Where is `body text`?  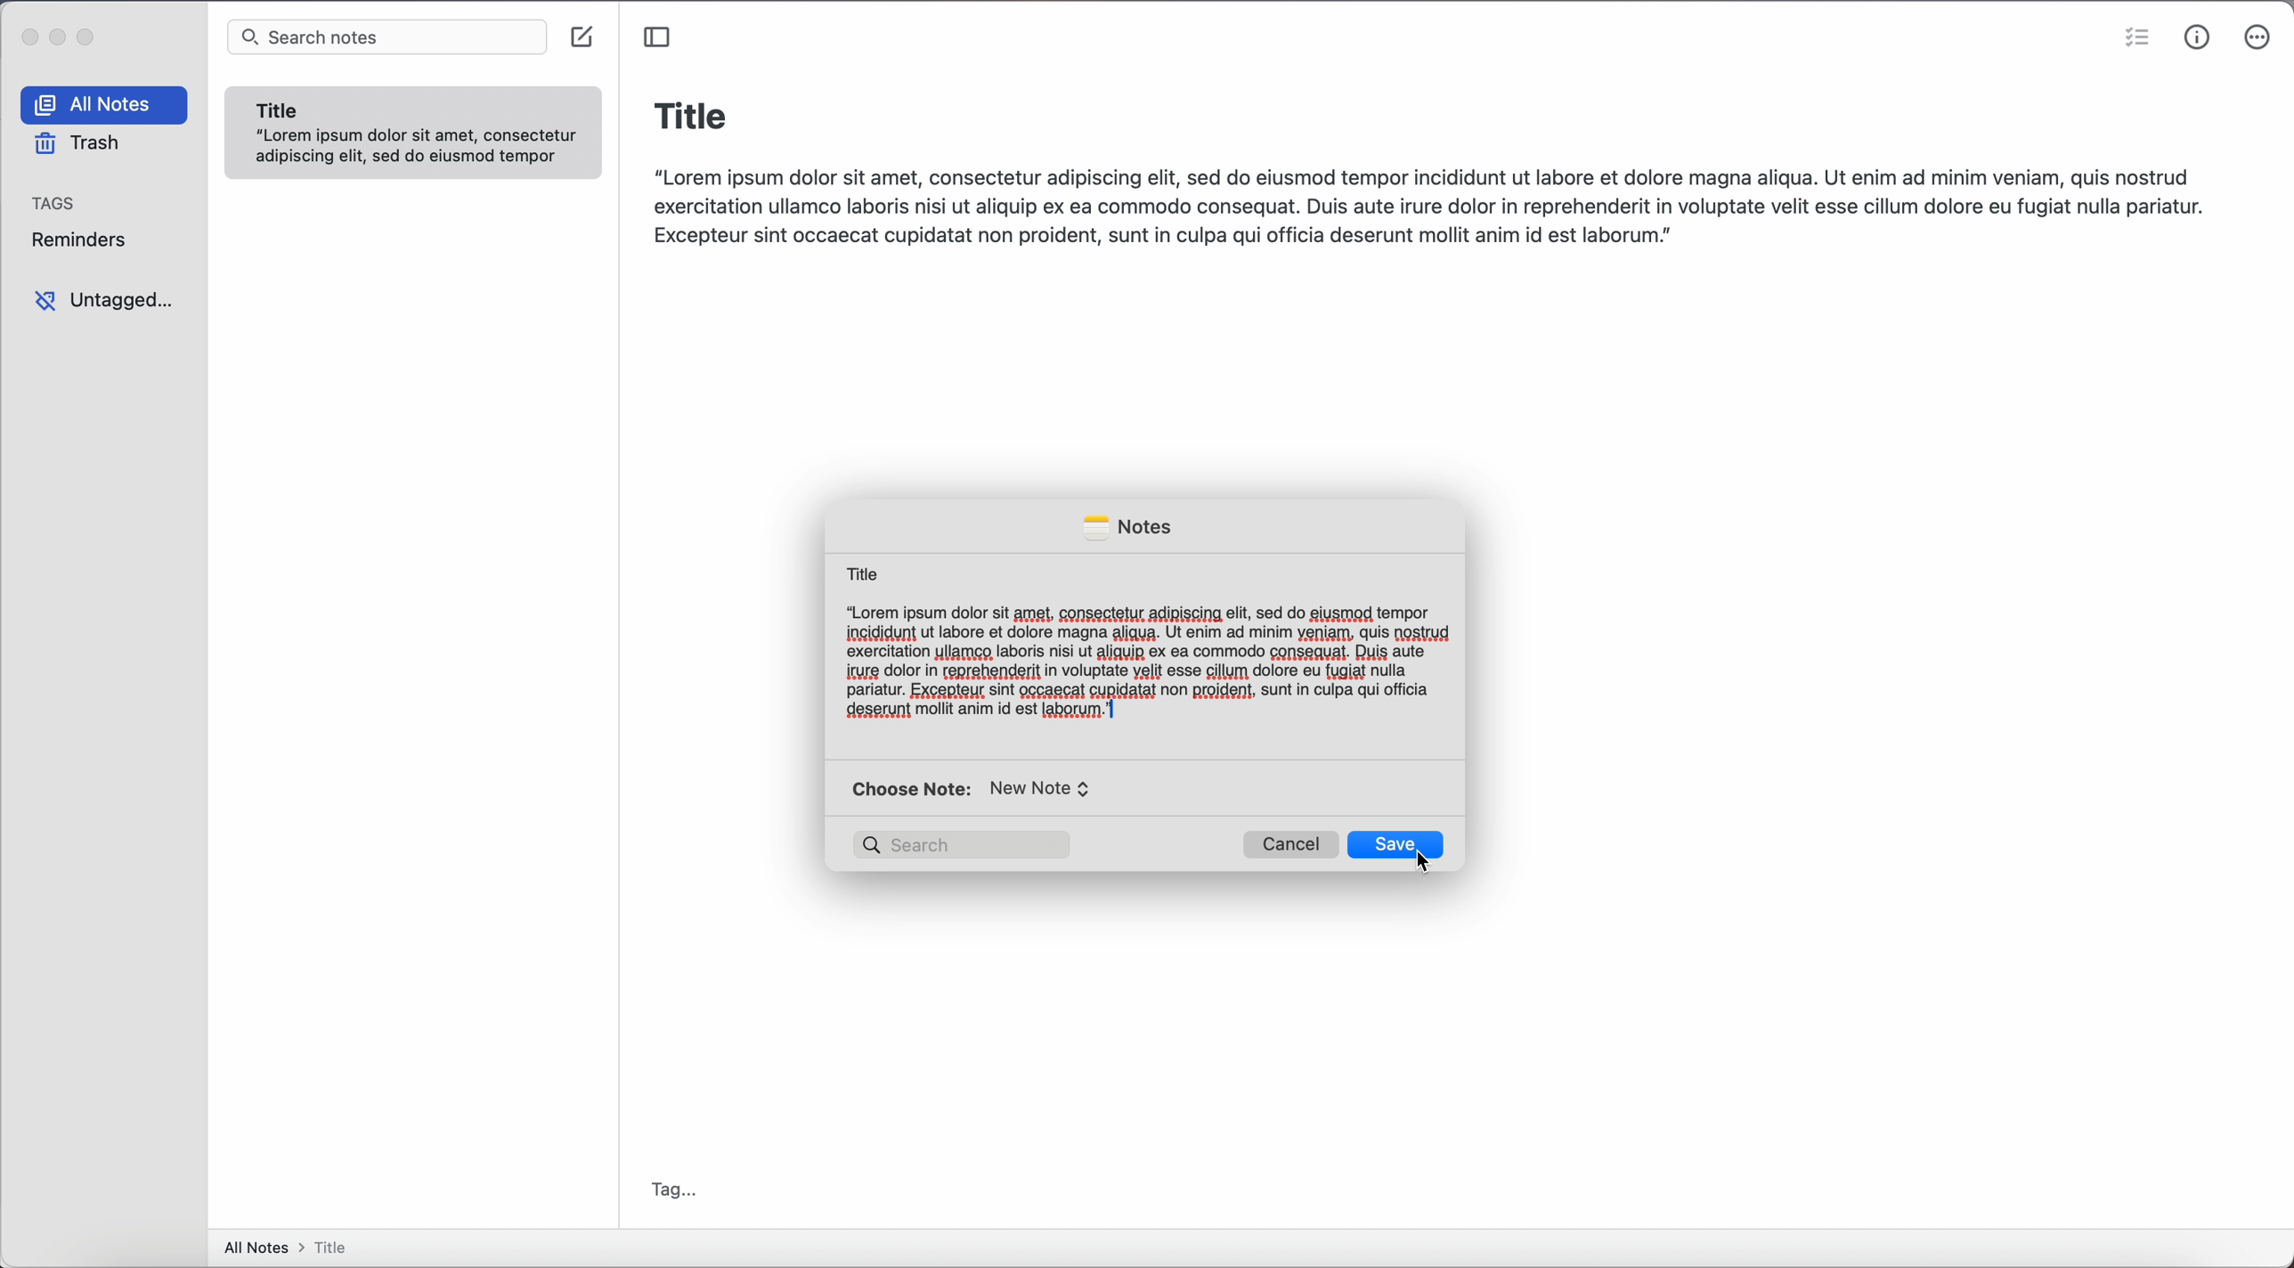 body text is located at coordinates (1434, 203).